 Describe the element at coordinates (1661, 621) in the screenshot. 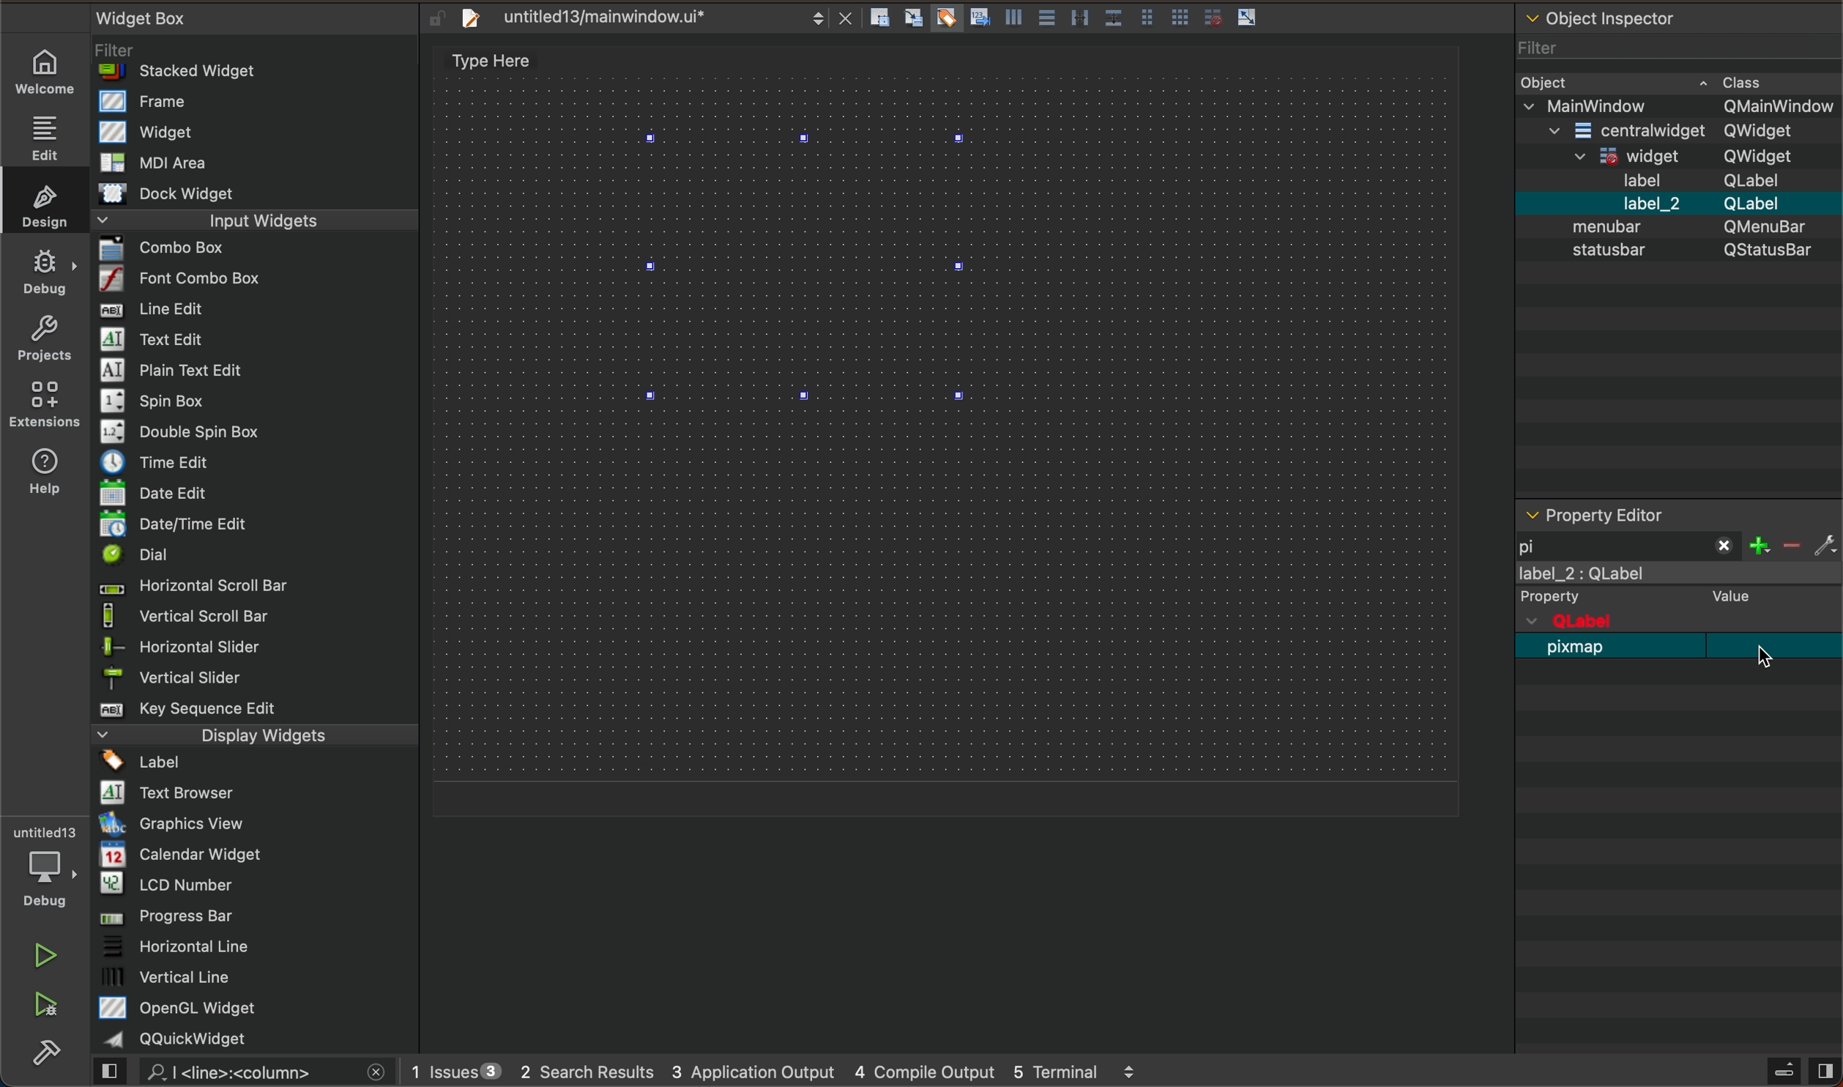

I see `qobject` at that location.